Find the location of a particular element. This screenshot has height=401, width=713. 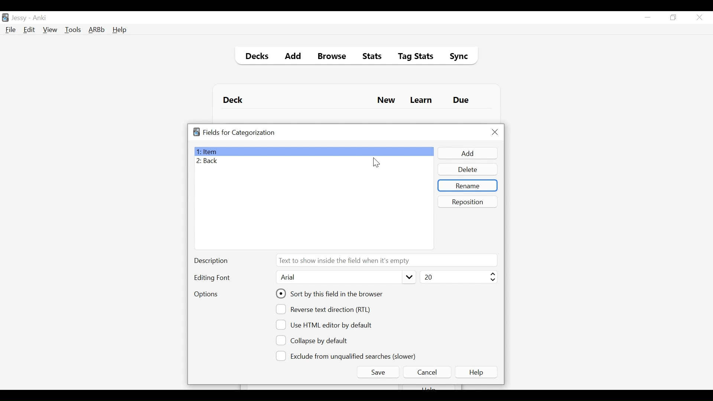

Item is located at coordinates (313, 151).